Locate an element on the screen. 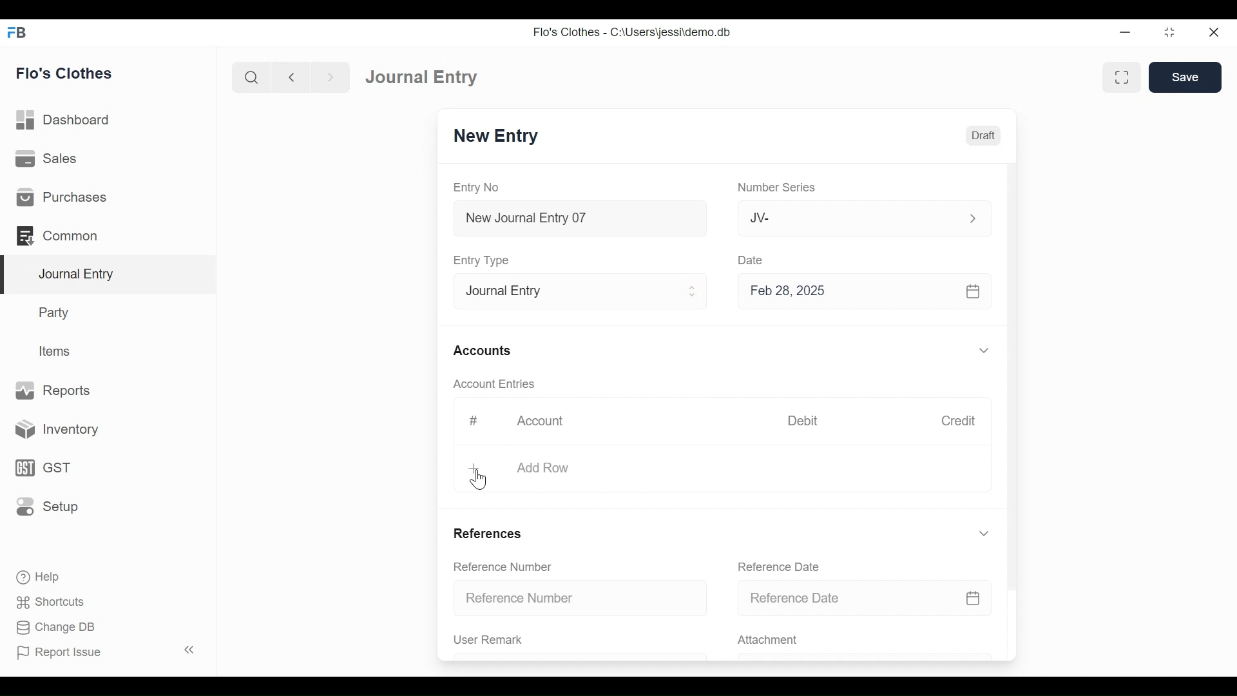  Expand is located at coordinates (984, 350).